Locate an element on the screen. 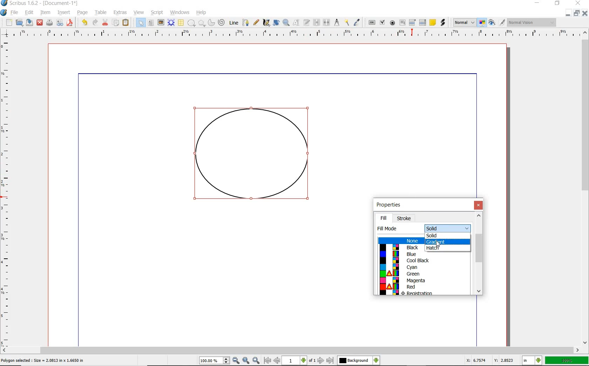 The width and height of the screenshot is (589, 366). color is located at coordinates (423, 286).